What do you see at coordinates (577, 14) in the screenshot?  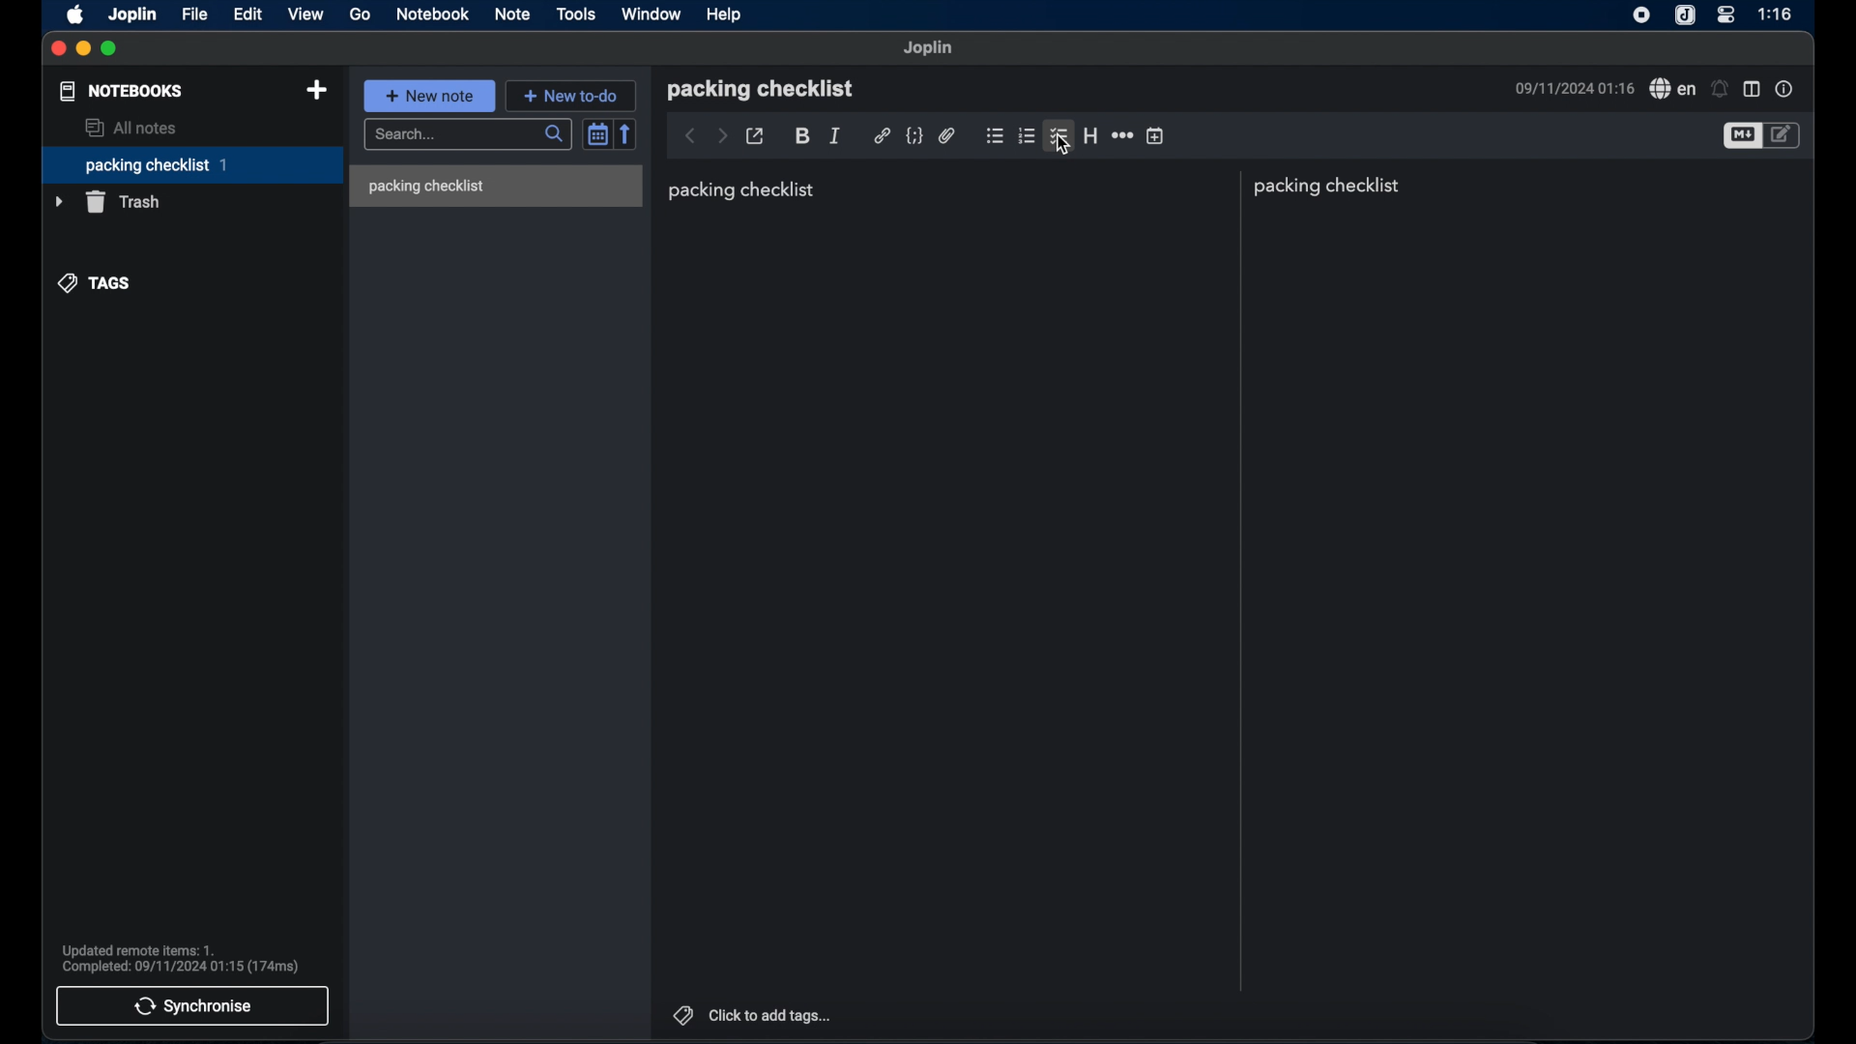 I see `tools` at bounding box center [577, 14].